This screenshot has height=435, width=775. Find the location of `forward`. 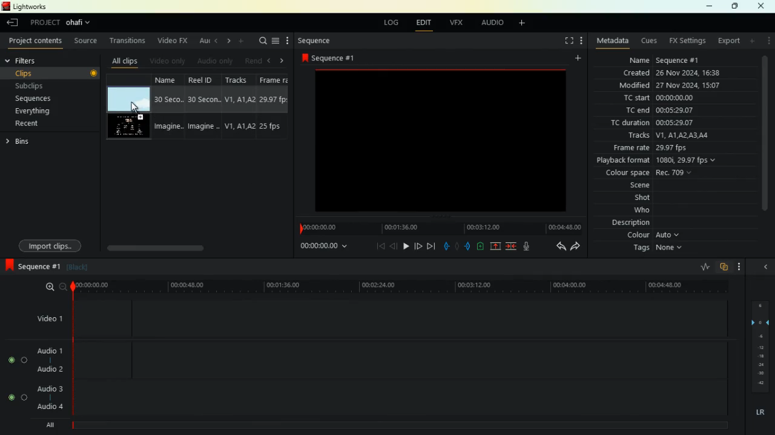

forward is located at coordinates (420, 246).